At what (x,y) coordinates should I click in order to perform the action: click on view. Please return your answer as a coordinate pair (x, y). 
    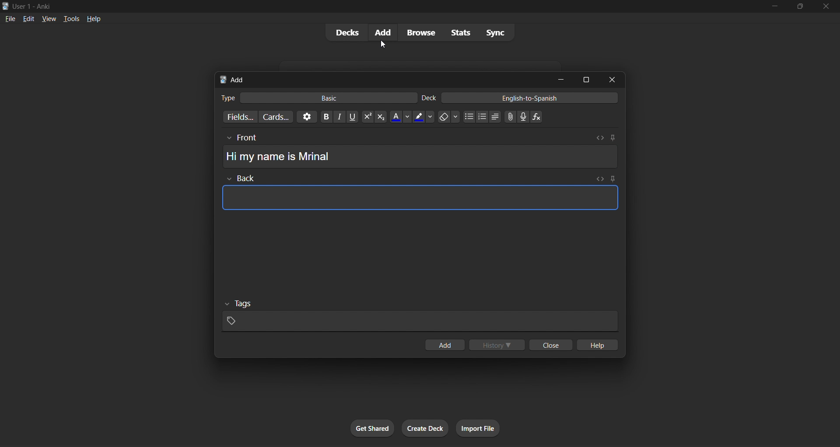
    Looking at the image, I should click on (45, 18).